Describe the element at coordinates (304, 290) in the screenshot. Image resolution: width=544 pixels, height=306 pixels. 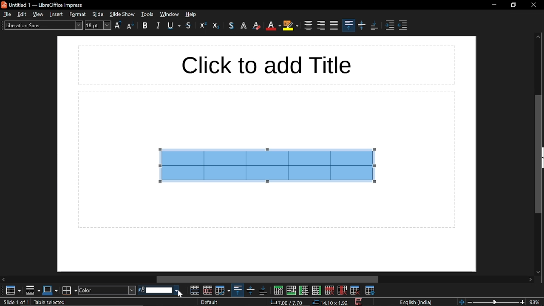
I see `insert column before` at that location.